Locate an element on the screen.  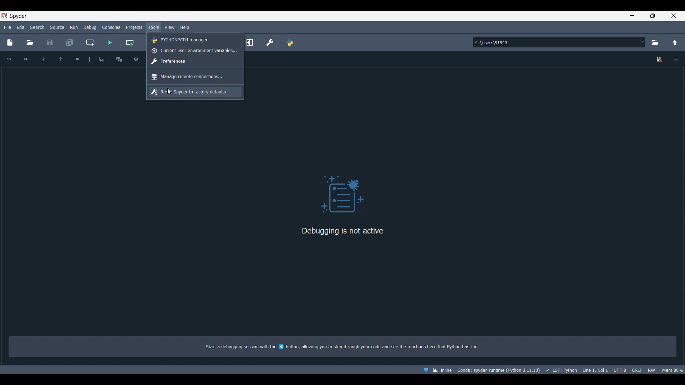
Current user environment variables is located at coordinates (195, 51).